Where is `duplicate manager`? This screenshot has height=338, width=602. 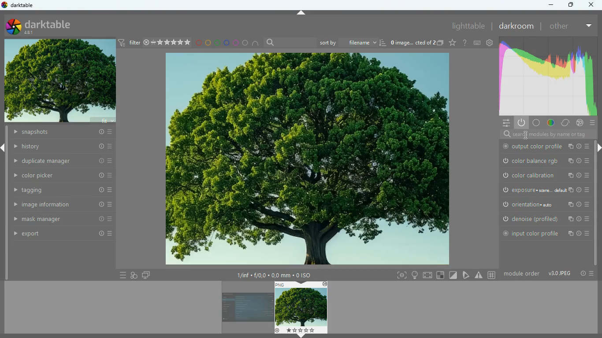 duplicate manager is located at coordinates (62, 161).